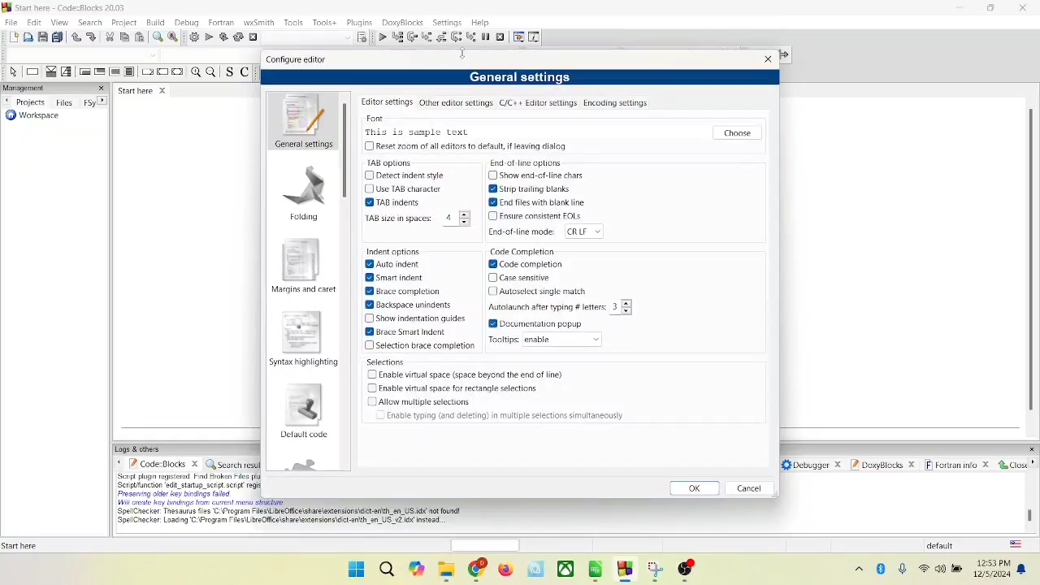 The width and height of the screenshot is (1040, 585). Describe the element at coordinates (462, 147) in the screenshot. I see `reset zoom` at that location.